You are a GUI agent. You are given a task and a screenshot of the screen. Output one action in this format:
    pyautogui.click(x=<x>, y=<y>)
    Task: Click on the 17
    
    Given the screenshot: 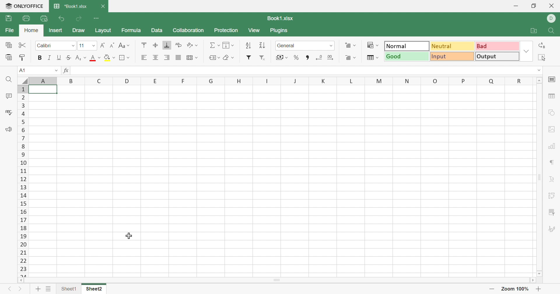 What is the action you would take?
    pyautogui.click(x=23, y=221)
    